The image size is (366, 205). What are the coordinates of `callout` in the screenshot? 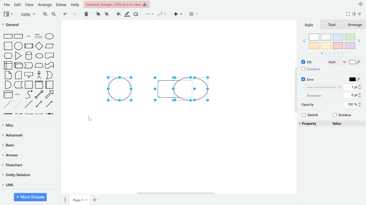 It's located at (29, 75).